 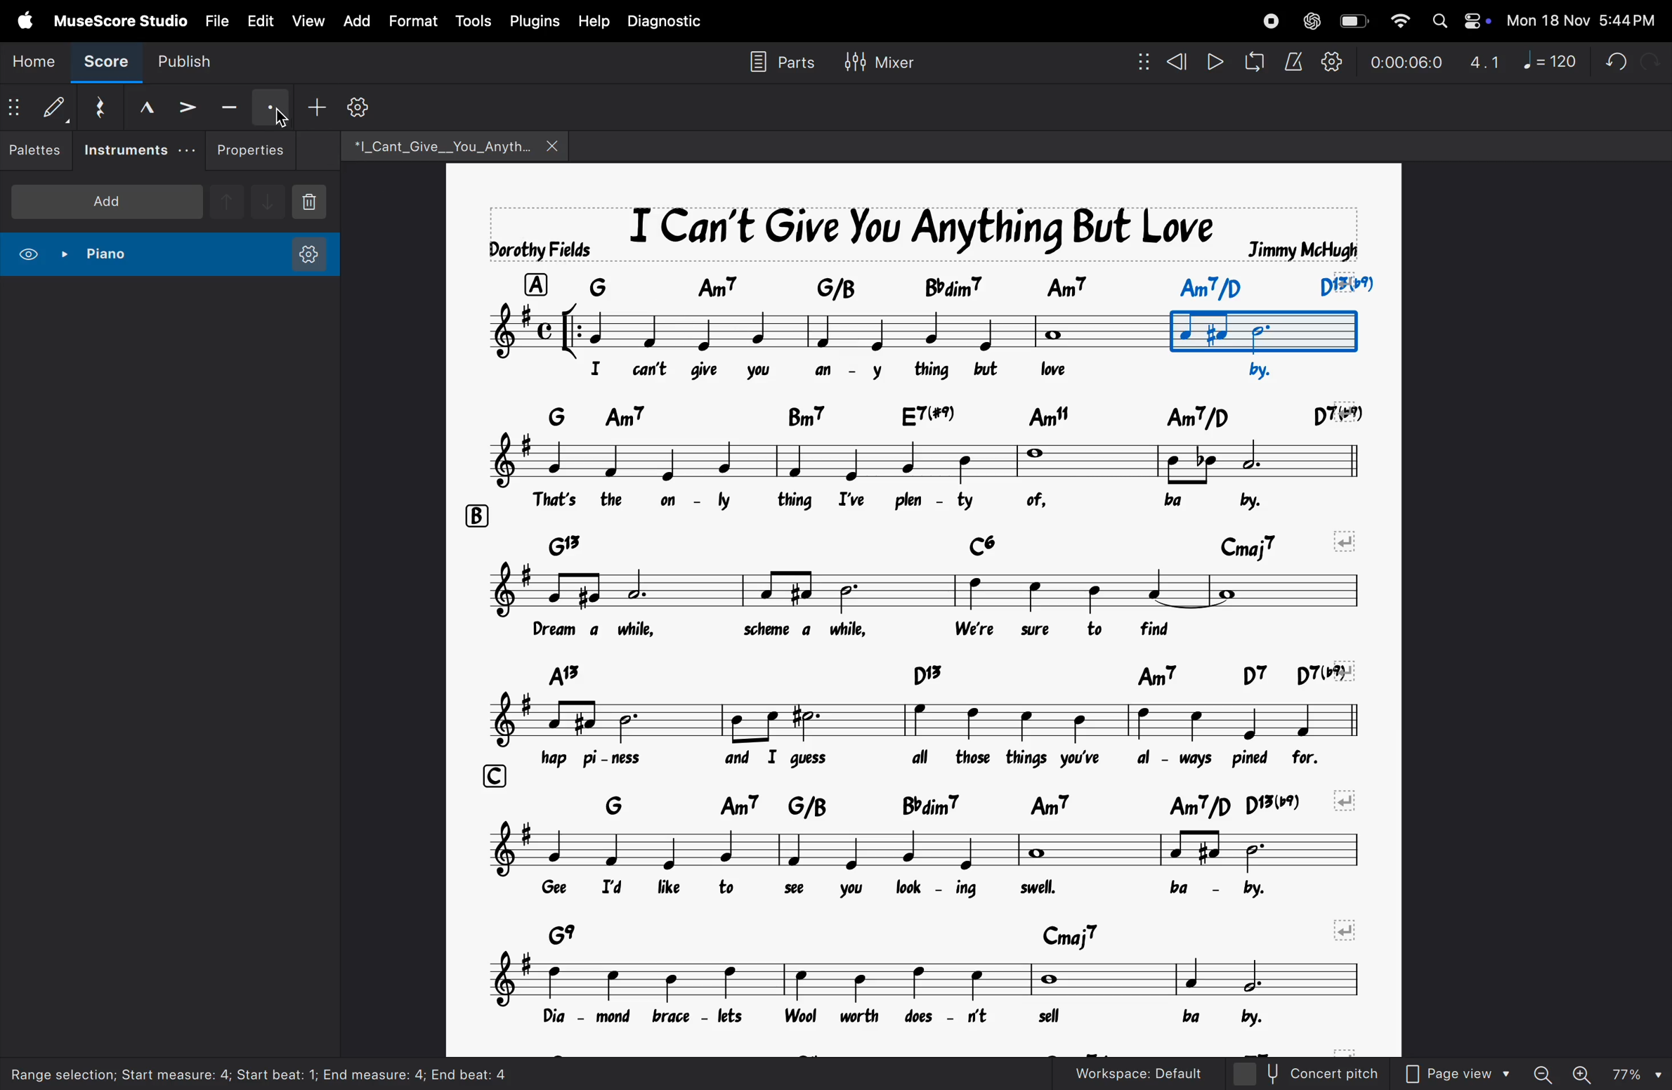 What do you see at coordinates (1456, 1074) in the screenshot?
I see `page view` at bounding box center [1456, 1074].